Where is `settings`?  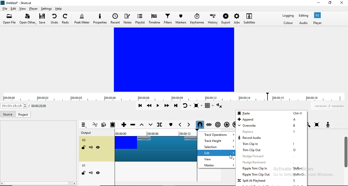 settings is located at coordinates (46, 8).